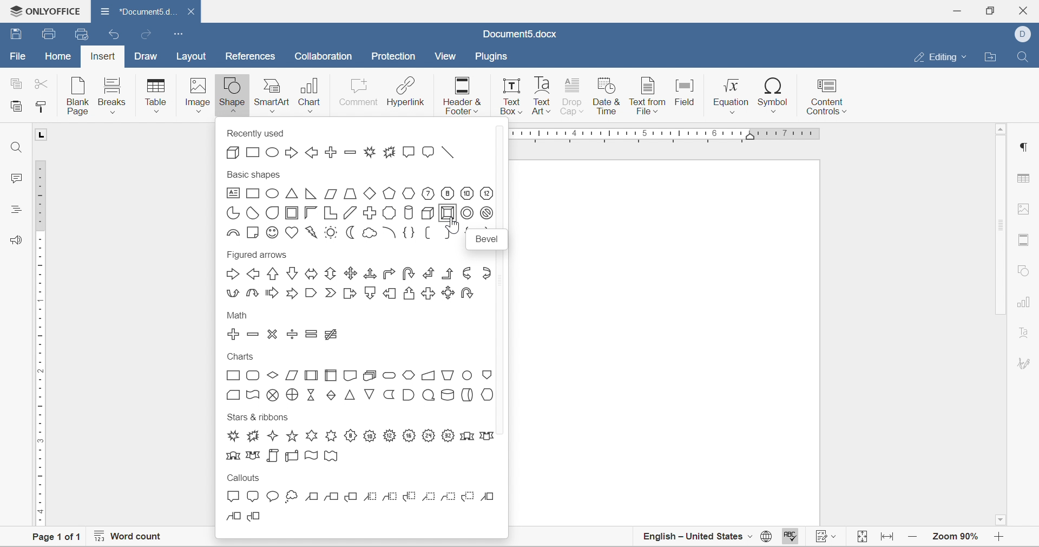 The height and width of the screenshot is (547, 1039). What do you see at coordinates (44, 136) in the screenshot?
I see `L` at bounding box center [44, 136].